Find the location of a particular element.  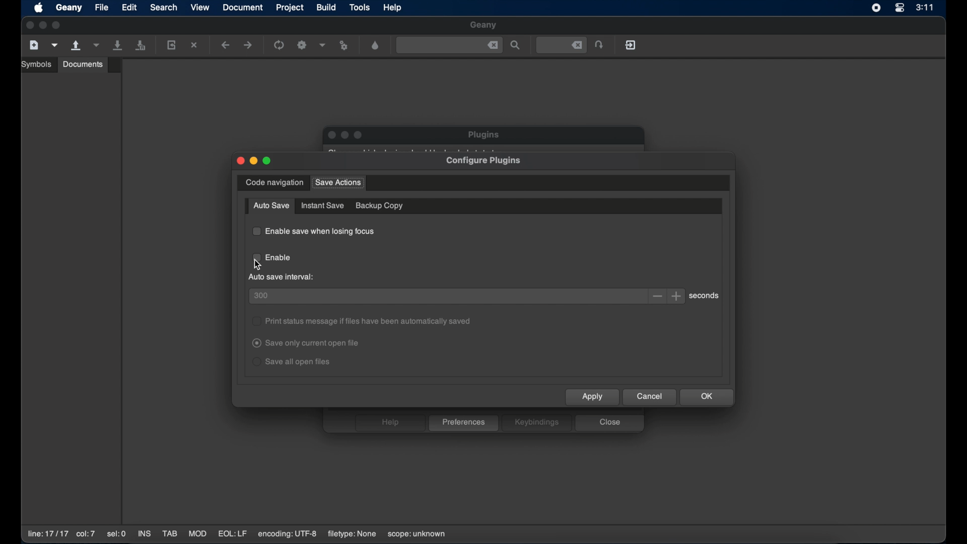

maximize is located at coordinates (58, 25).